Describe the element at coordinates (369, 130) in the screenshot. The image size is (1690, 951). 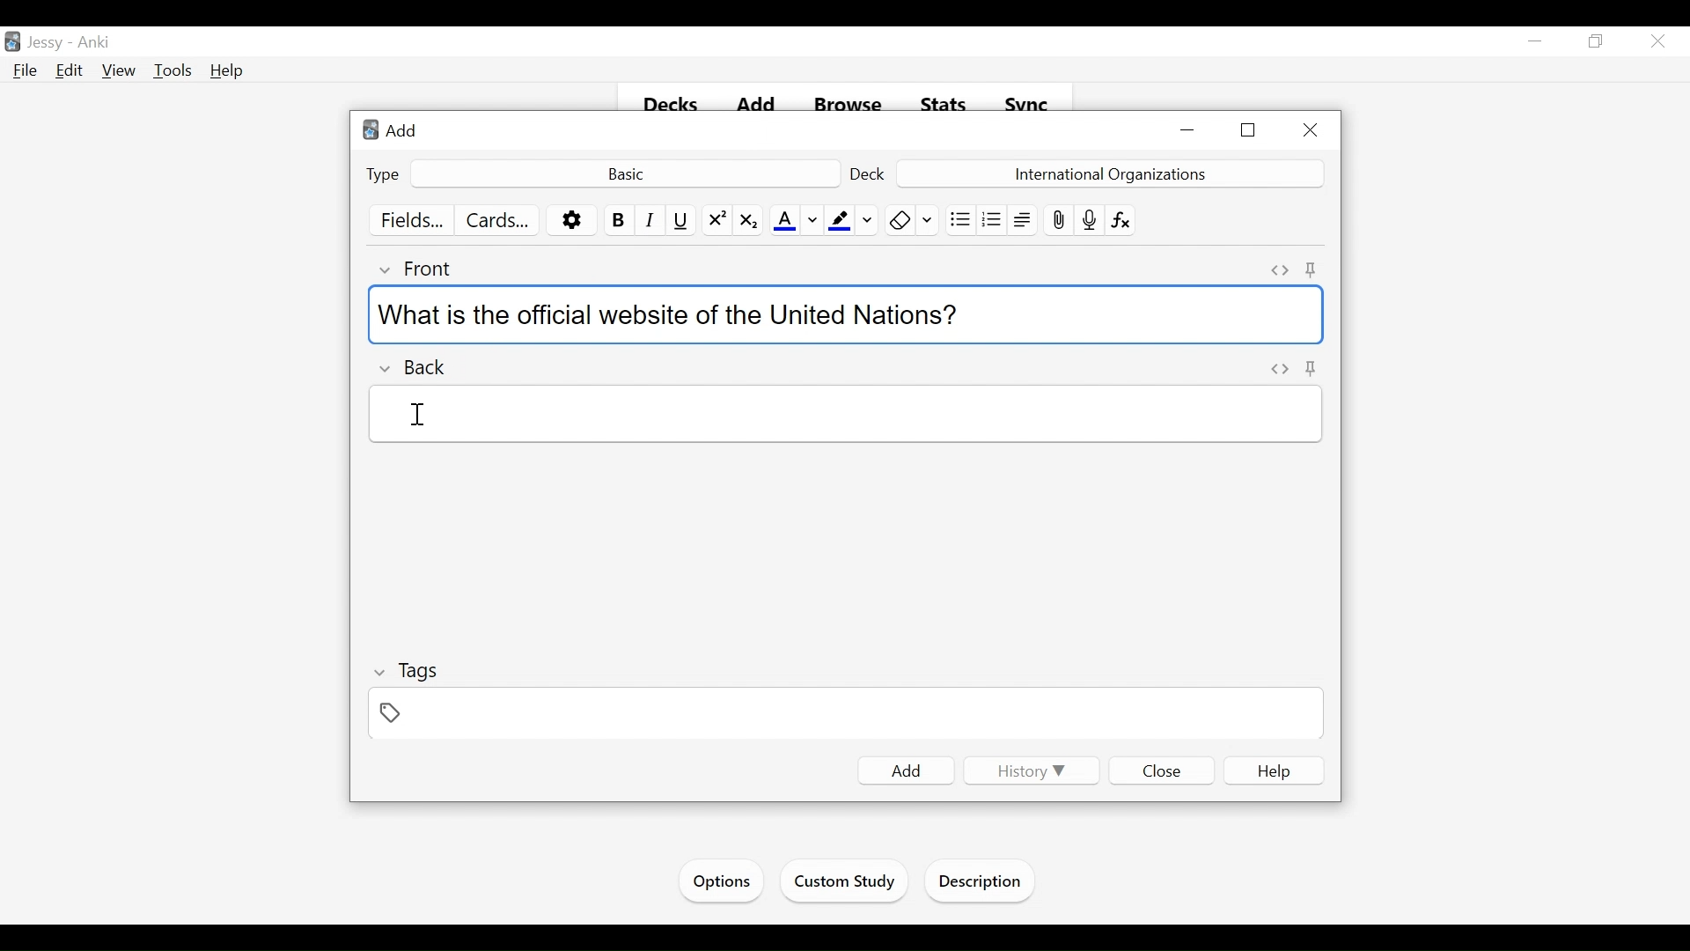
I see `Anki Desktop Icon` at that location.